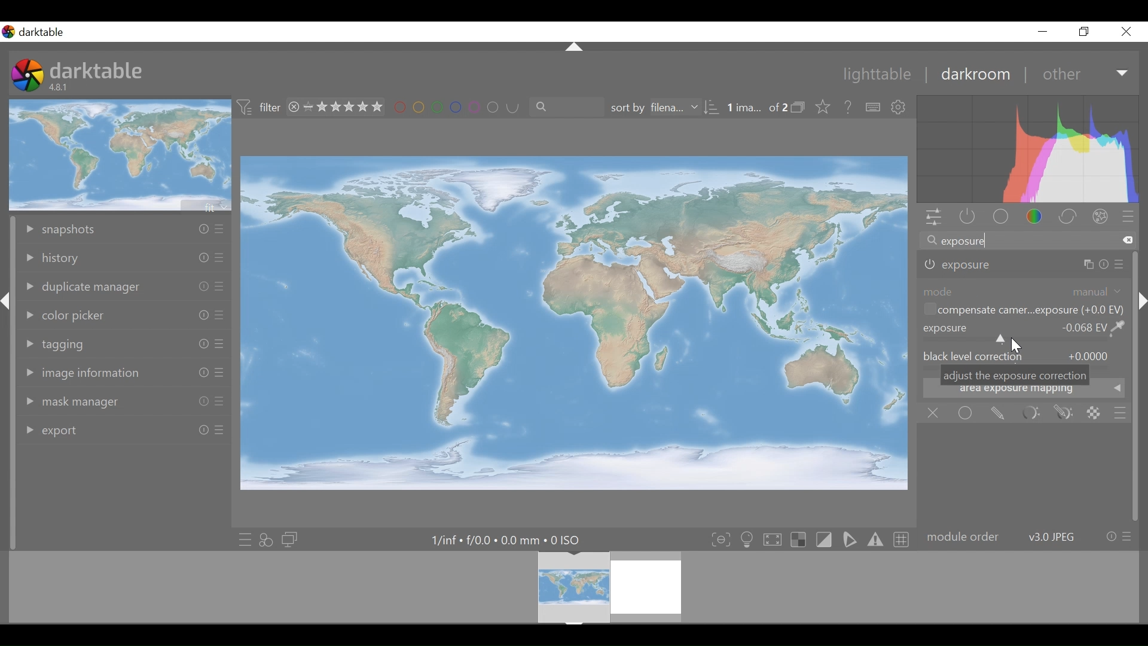  Describe the element at coordinates (1024, 331) in the screenshot. I see `exposure correction` at that location.